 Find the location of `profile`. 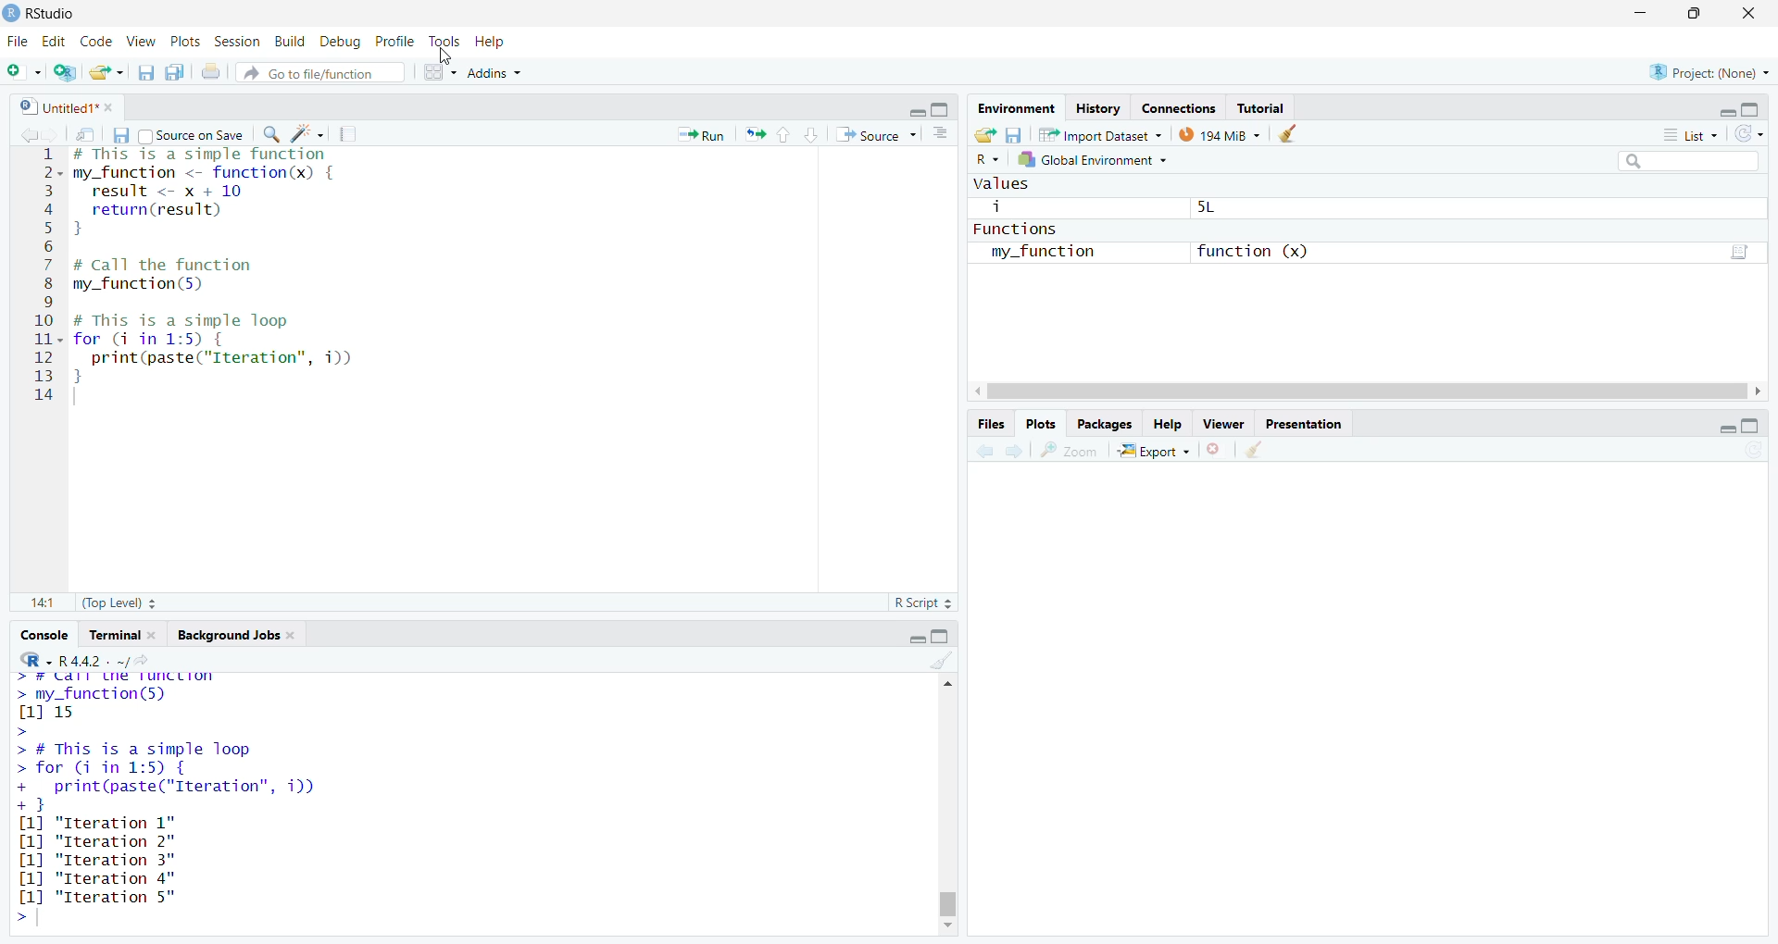

profile is located at coordinates (398, 40).